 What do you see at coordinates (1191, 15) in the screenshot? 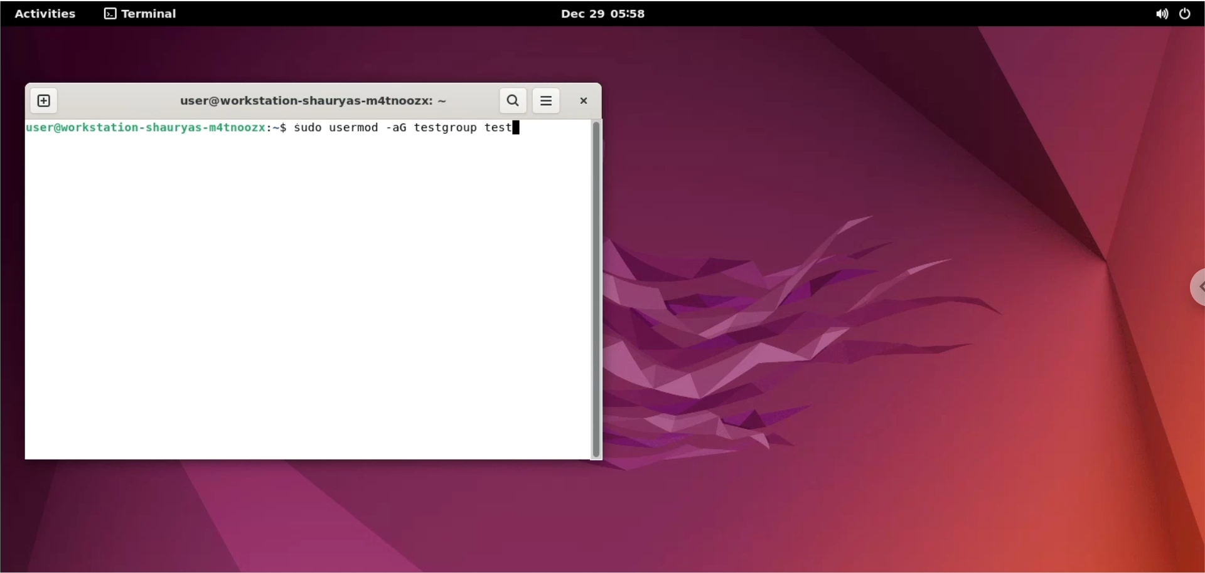
I see `power option` at bounding box center [1191, 15].